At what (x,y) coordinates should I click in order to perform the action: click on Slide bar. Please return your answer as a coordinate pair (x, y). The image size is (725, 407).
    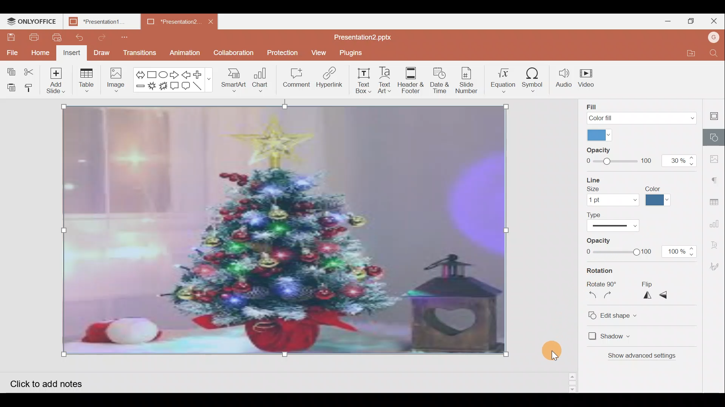
    Looking at the image, I should click on (573, 379).